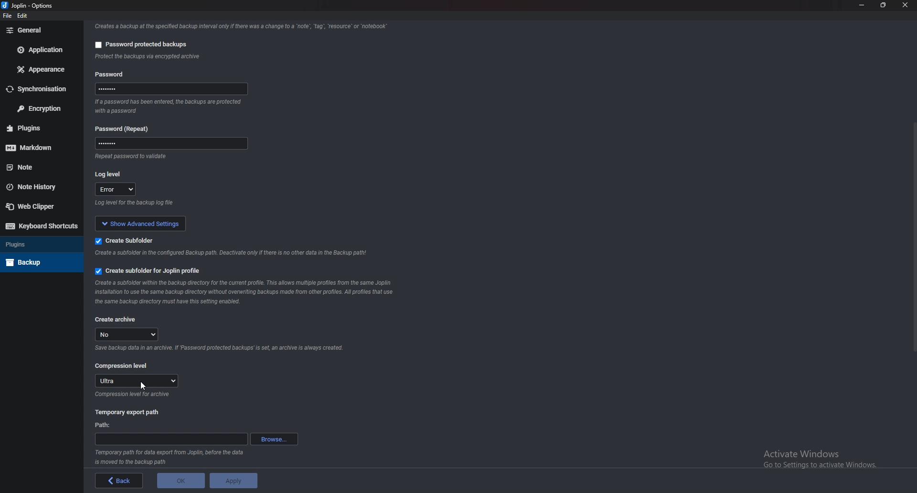  I want to click on Back up, so click(40, 261).